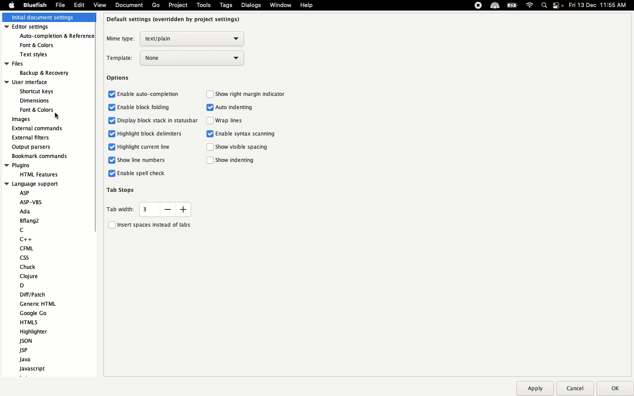  Describe the element at coordinates (227, 5) in the screenshot. I see `Tags` at that location.